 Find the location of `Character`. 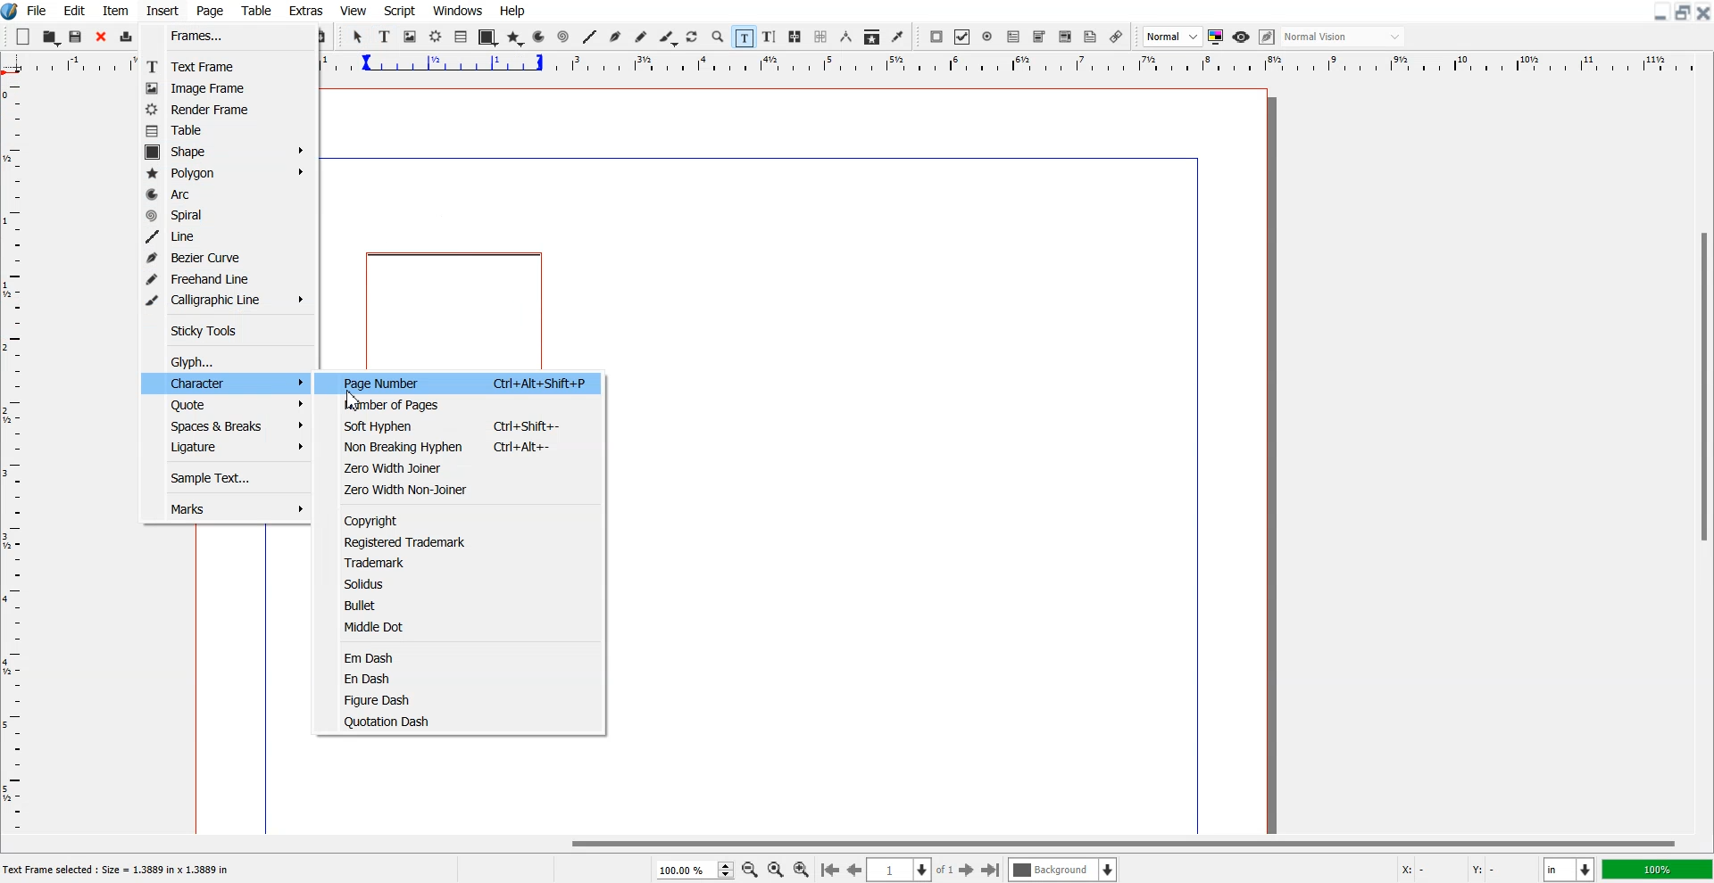

Character is located at coordinates (225, 381).